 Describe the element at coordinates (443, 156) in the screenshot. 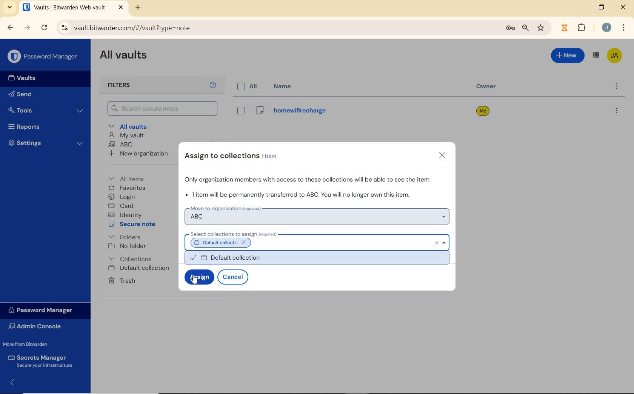

I see `close` at that location.